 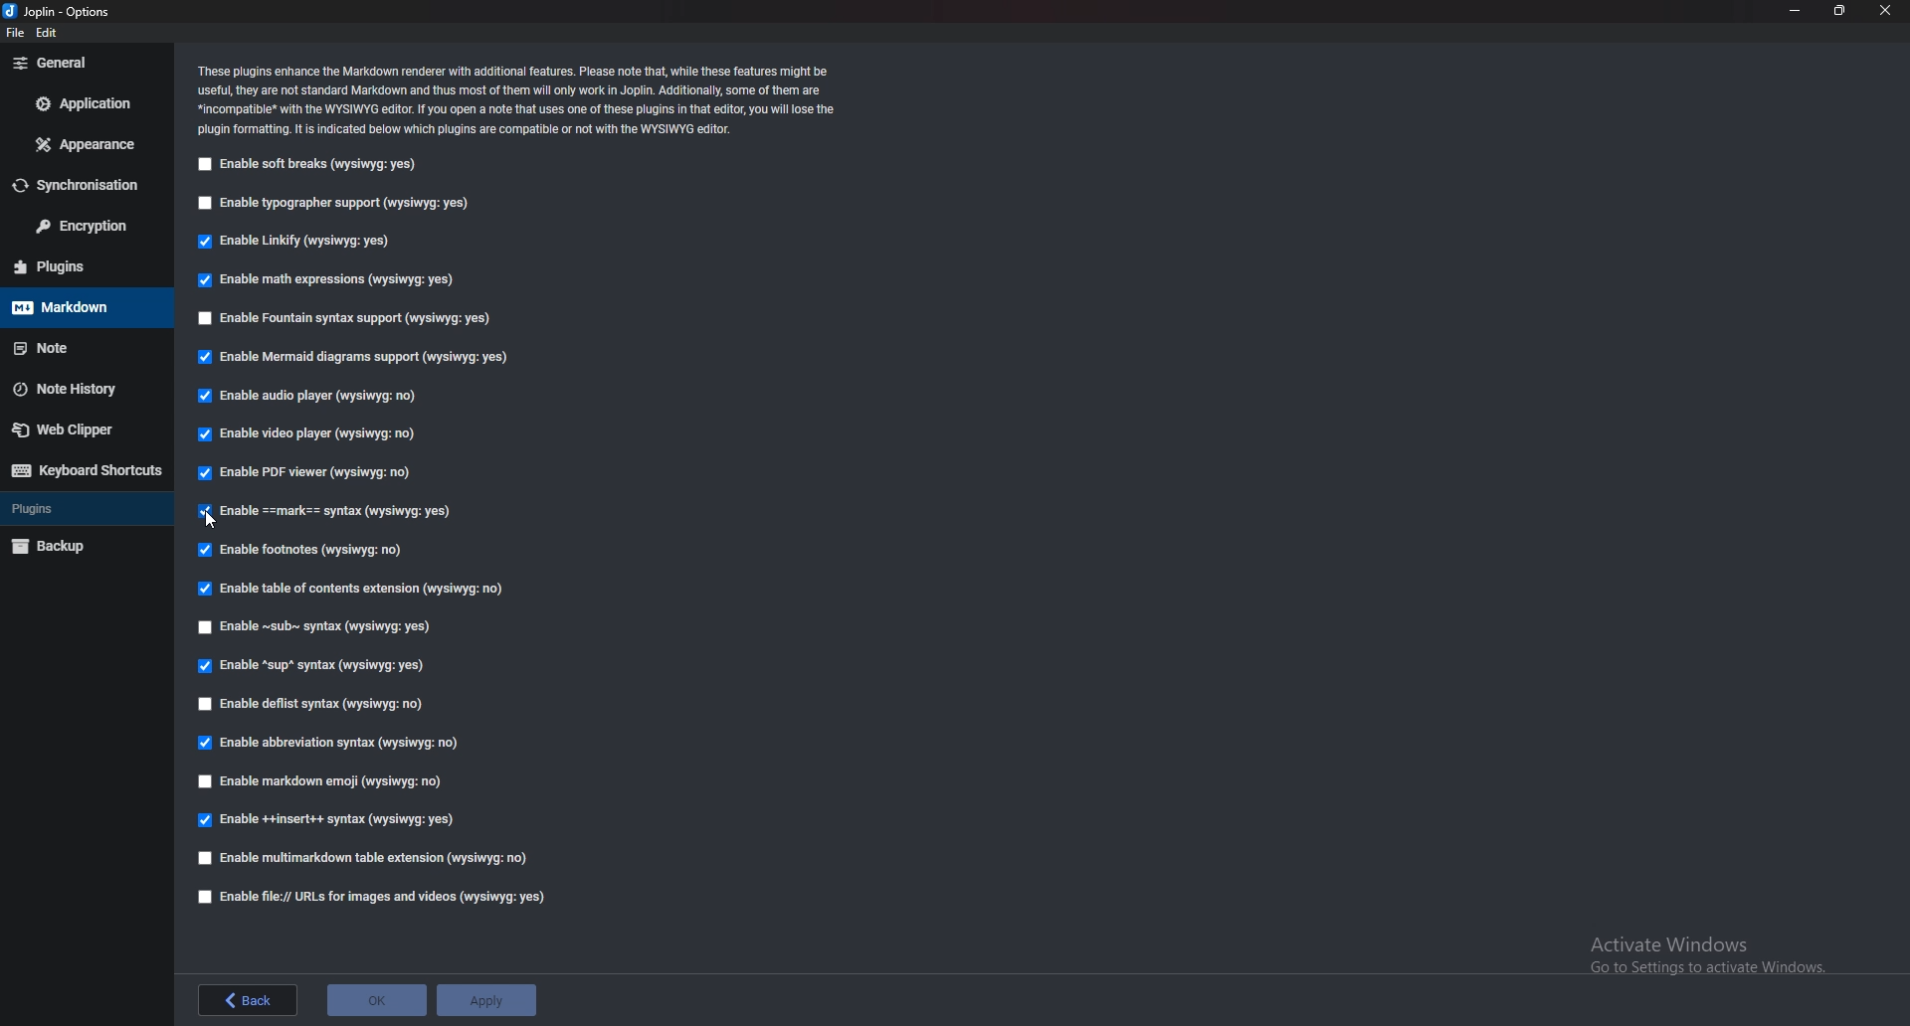 What do you see at coordinates (302, 242) in the screenshot?
I see `Enable linkify` at bounding box center [302, 242].